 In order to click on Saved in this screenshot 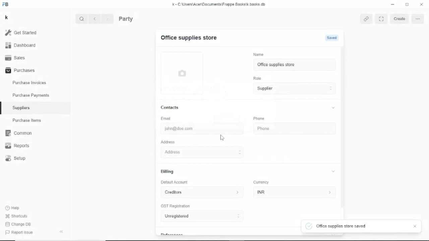, I will do `click(333, 38)`.